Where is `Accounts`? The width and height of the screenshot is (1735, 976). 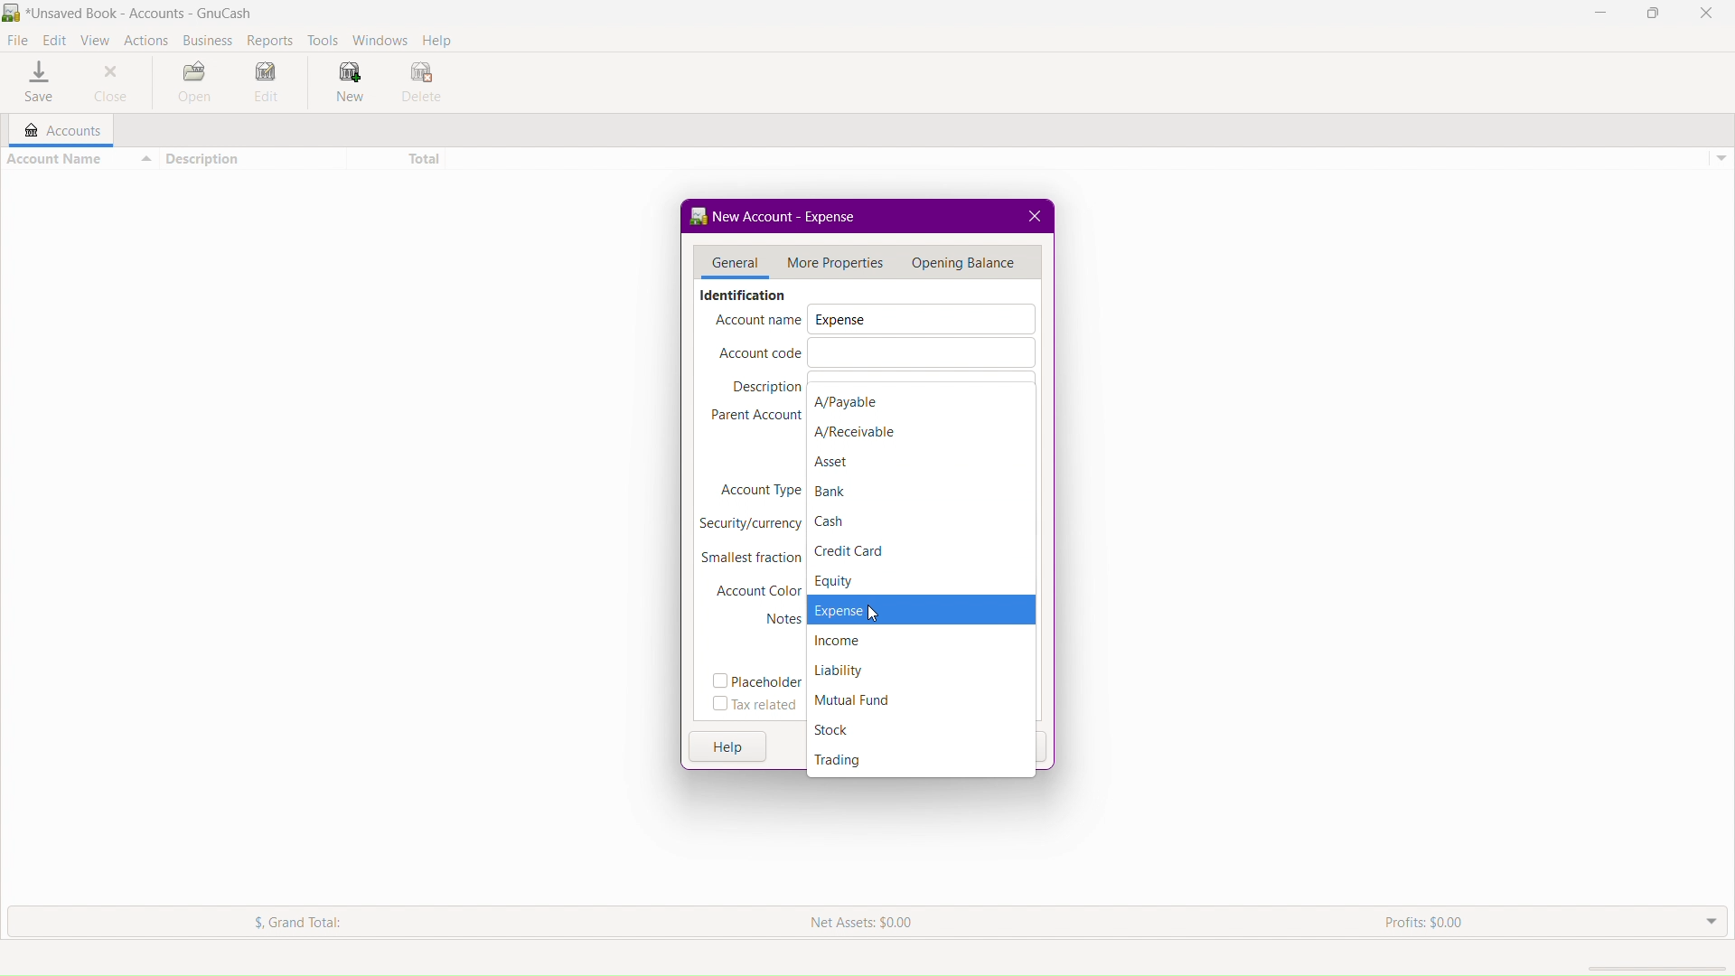 Accounts is located at coordinates (56, 130).